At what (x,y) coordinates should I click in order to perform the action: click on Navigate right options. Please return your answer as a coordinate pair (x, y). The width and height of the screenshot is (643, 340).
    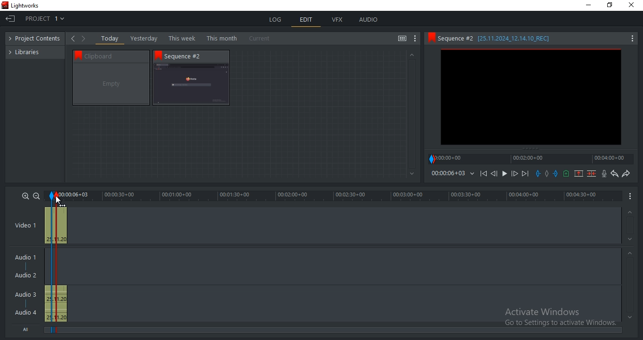
    Looking at the image, I should click on (85, 39).